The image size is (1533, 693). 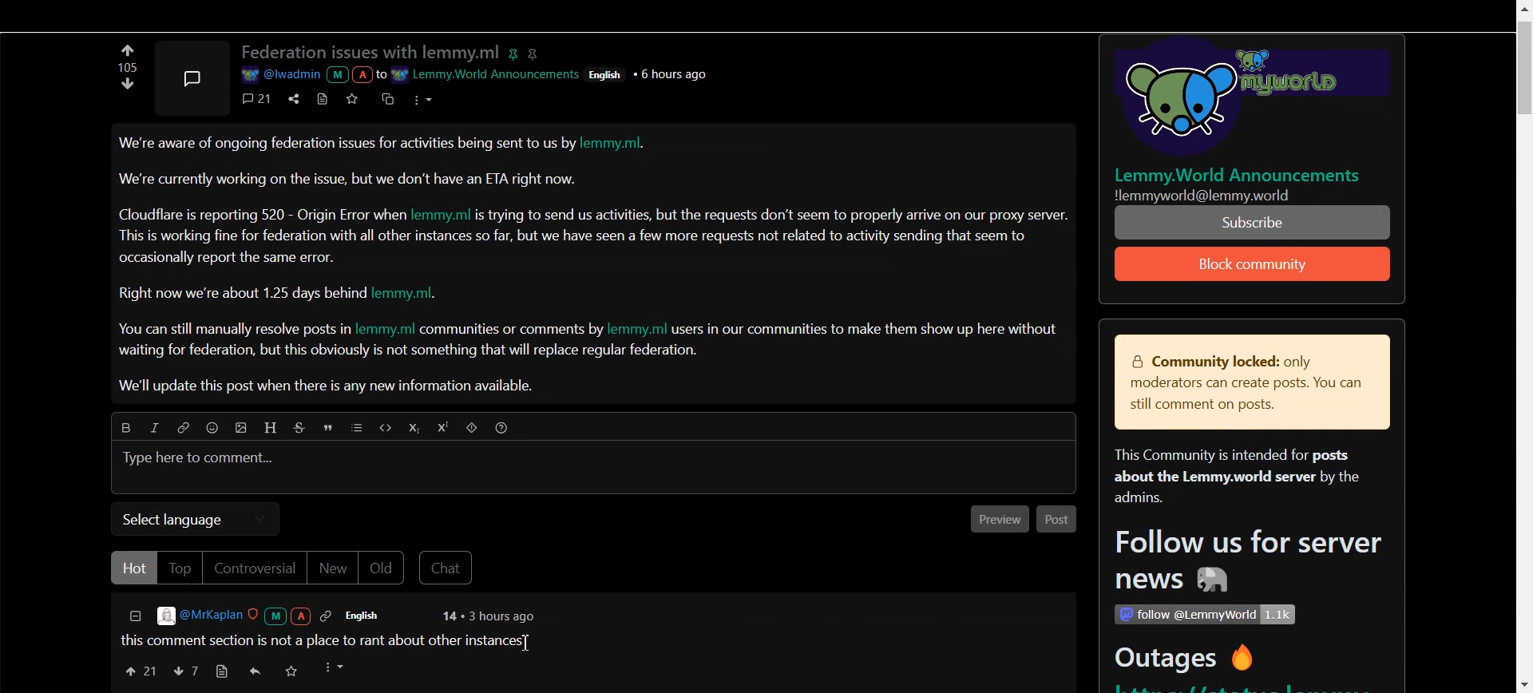 I want to click on communities or comments by, so click(x=513, y=331).